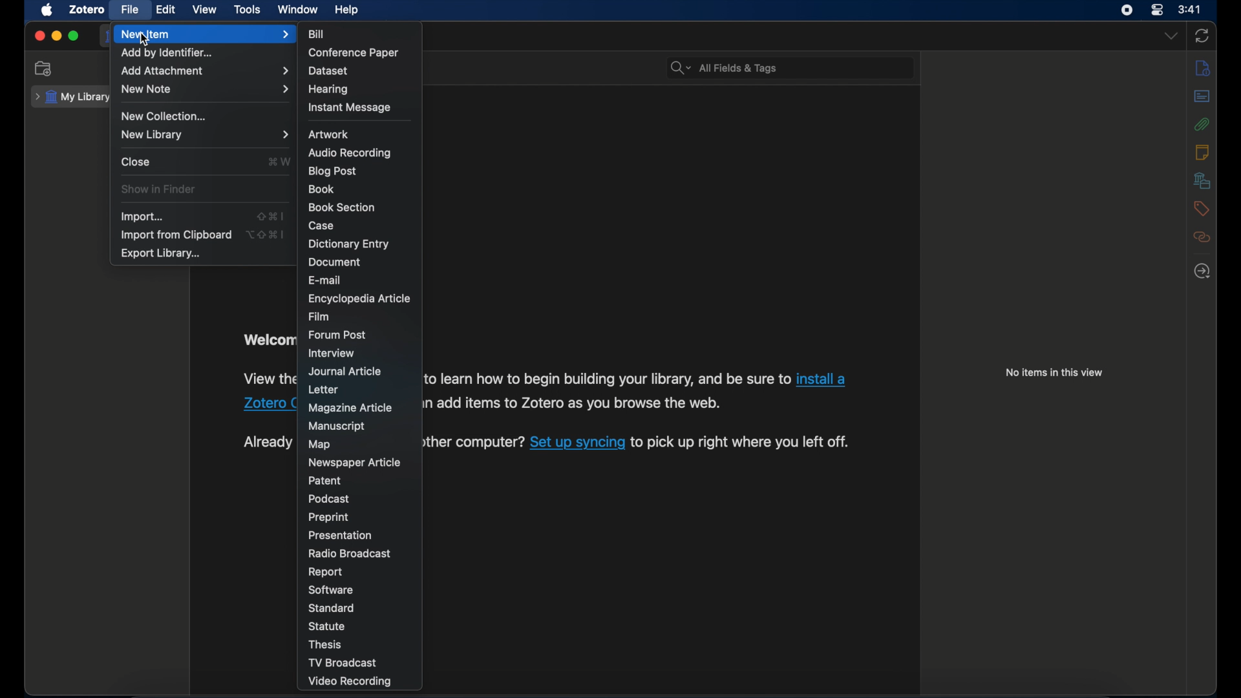 The height and width of the screenshot is (698, 1241). What do you see at coordinates (350, 554) in the screenshot?
I see `radio broadcast` at bounding box center [350, 554].